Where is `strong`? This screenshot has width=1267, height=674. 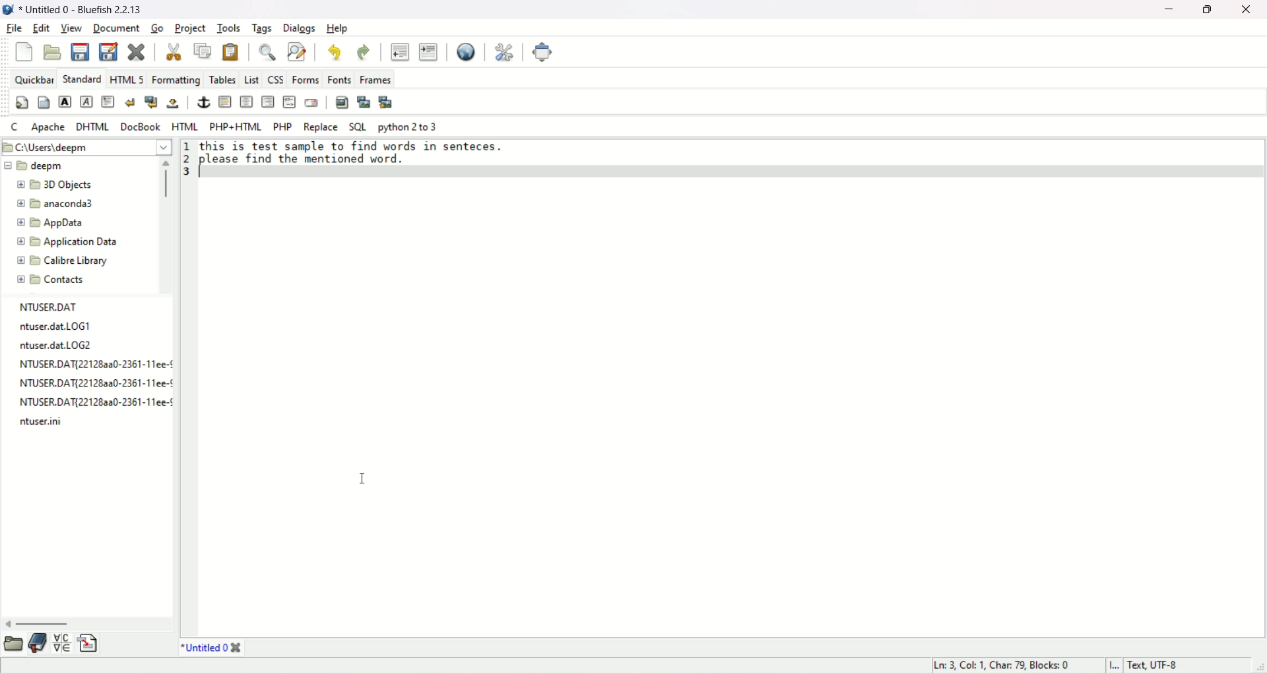 strong is located at coordinates (64, 102).